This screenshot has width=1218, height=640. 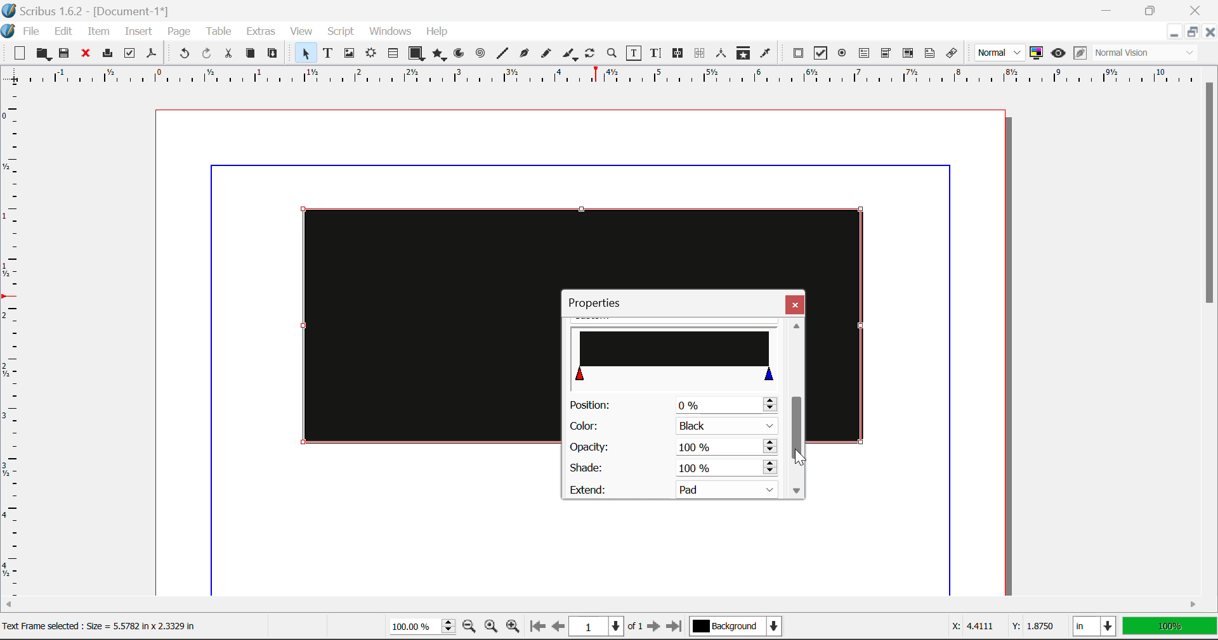 What do you see at coordinates (439, 56) in the screenshot?
I see `Polygons` at bounding box center [439, 56].